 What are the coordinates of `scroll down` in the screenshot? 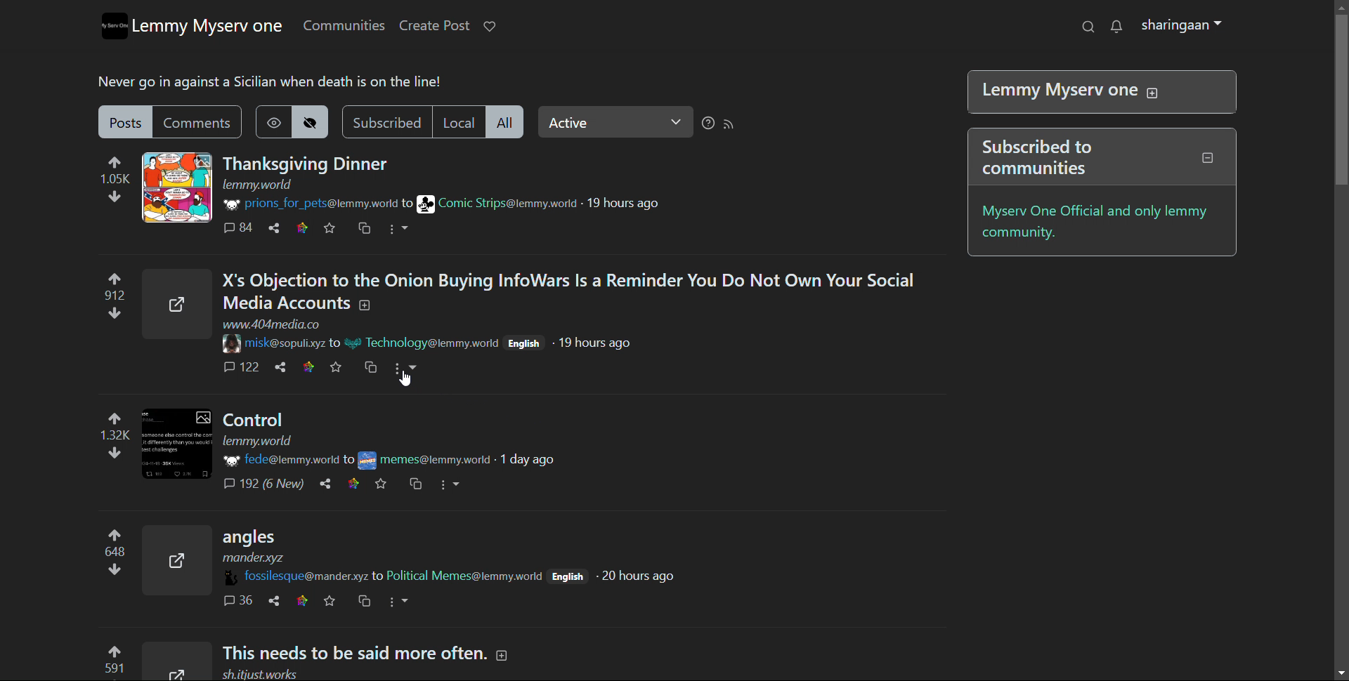 It's located at (1341, 673).